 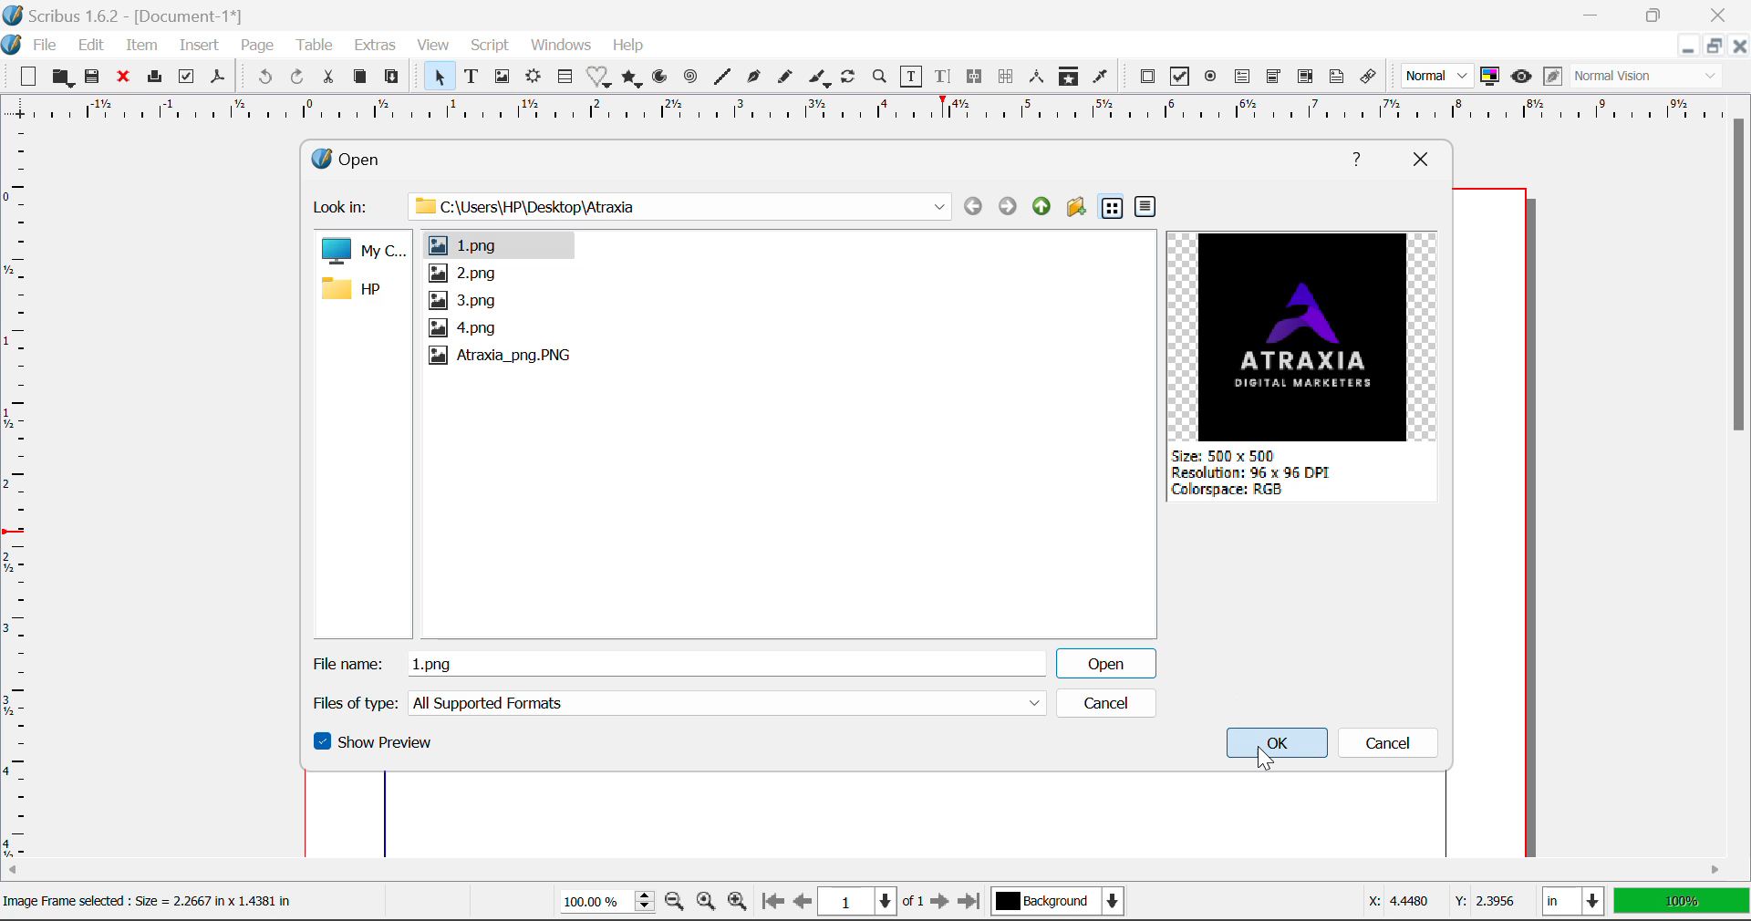 I want to click on Page, so click(x=259, y=46).